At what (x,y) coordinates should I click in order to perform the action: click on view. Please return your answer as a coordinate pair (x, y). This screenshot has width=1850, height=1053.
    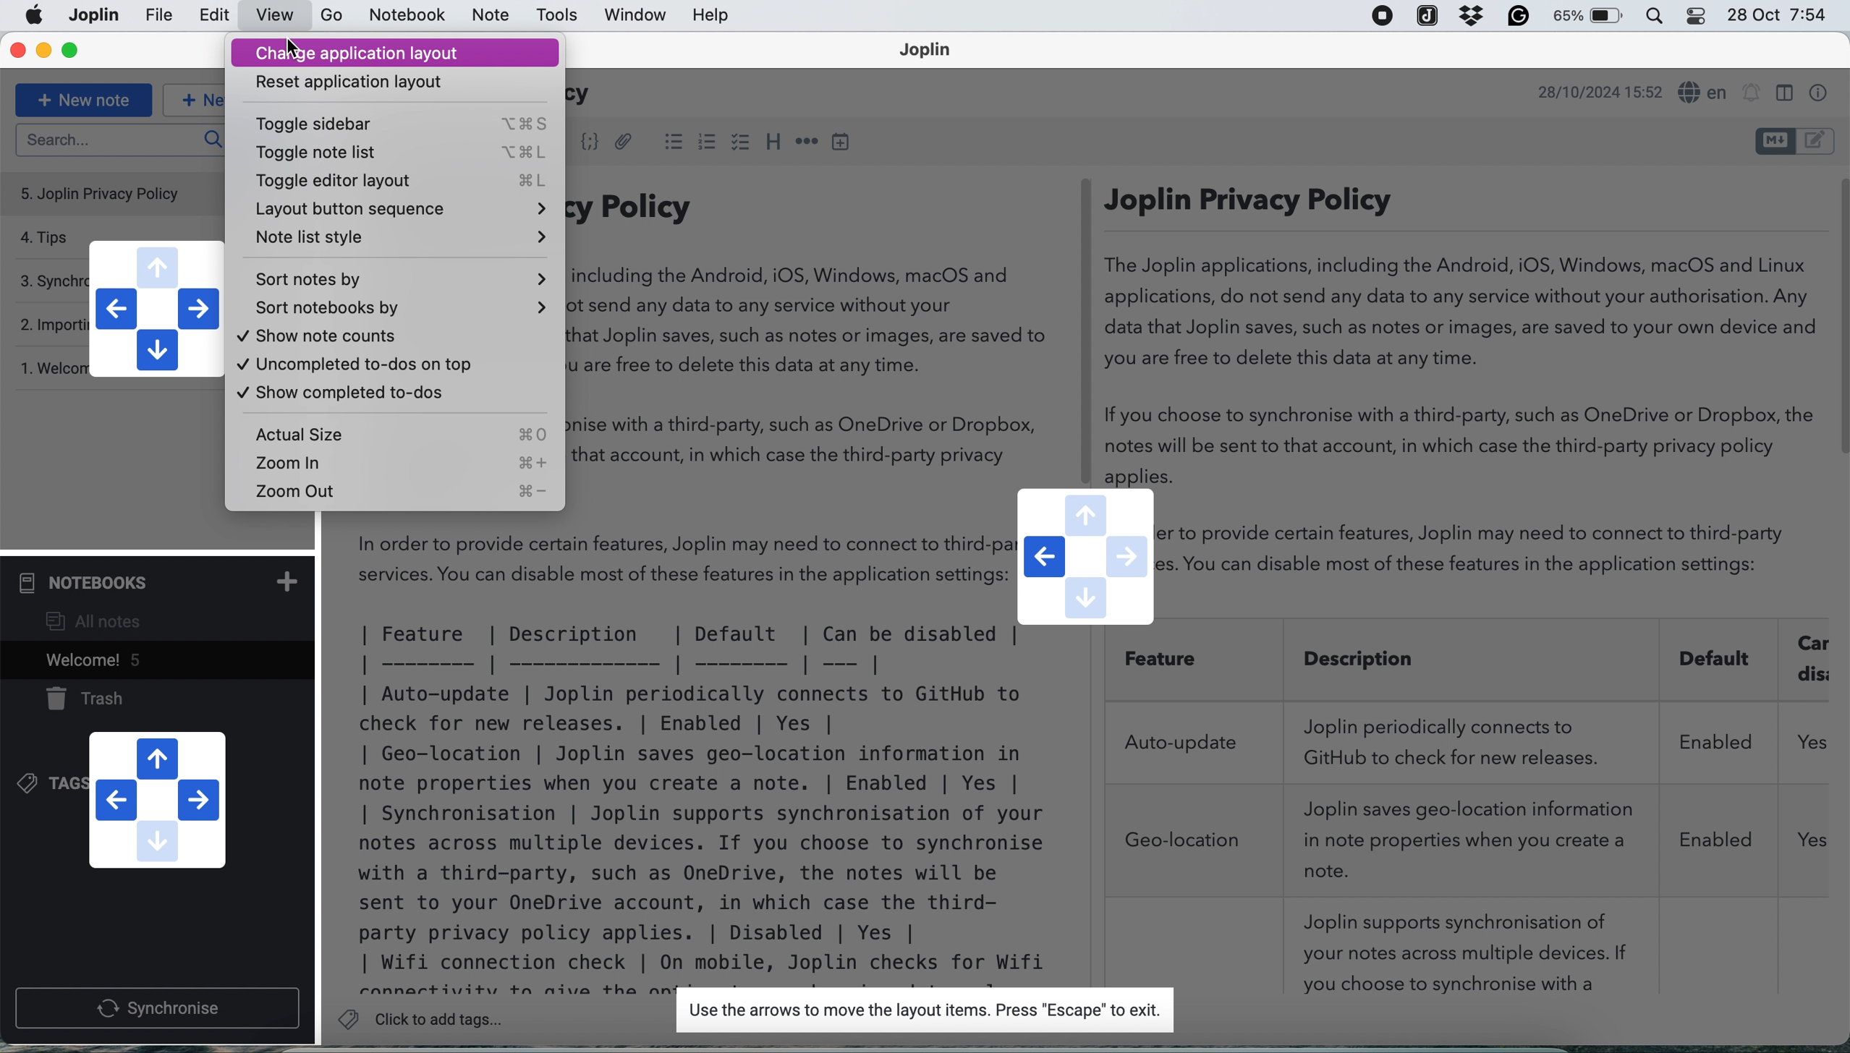
    Looking at the image, I should click on (275, 16).